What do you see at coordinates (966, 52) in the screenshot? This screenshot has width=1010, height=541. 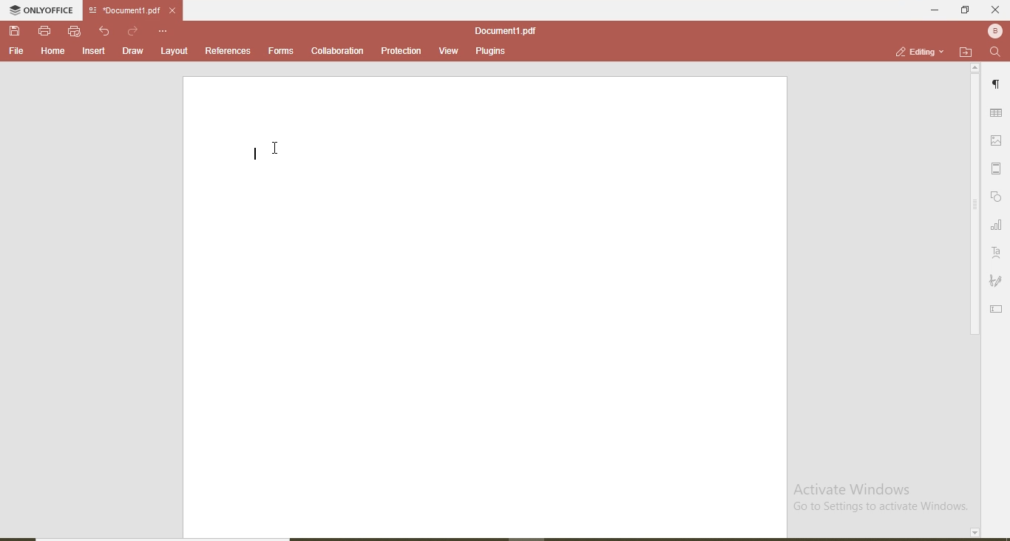 I see `open file location` at bounding box center [966, 52].